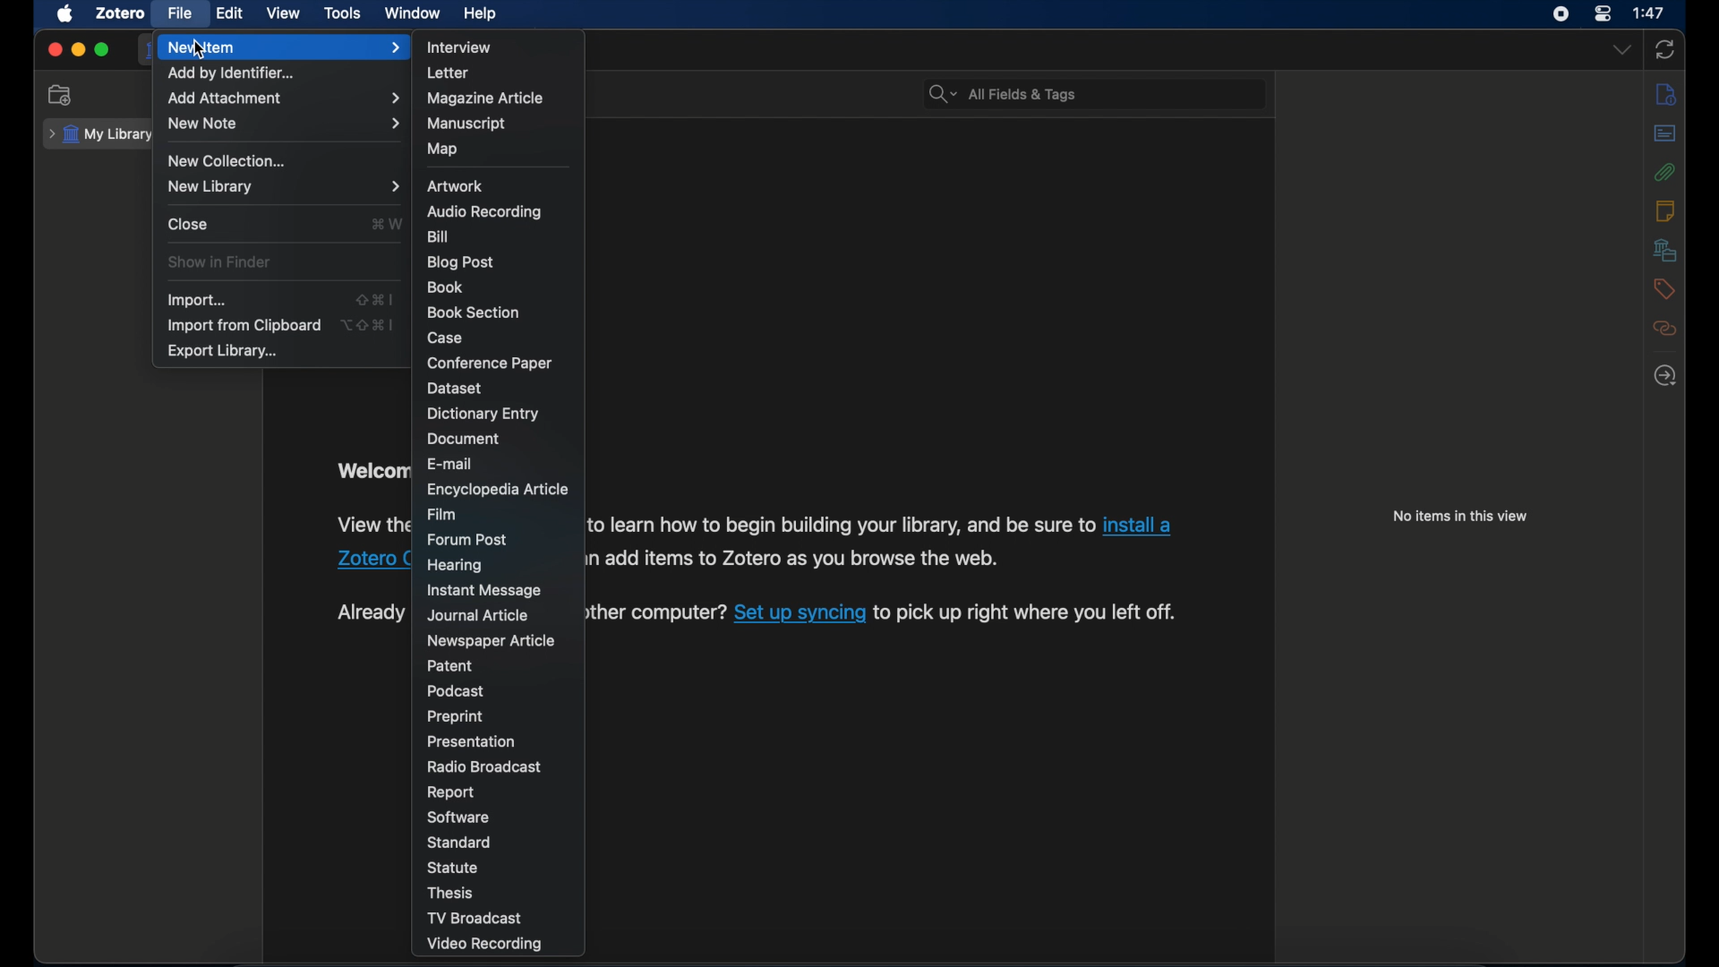 The height and width of the screenshot is (967, 1719). What do you see at coordinates (1605, 13) in the screenshot?
I see `control center` at bounding box center [1605, 13].